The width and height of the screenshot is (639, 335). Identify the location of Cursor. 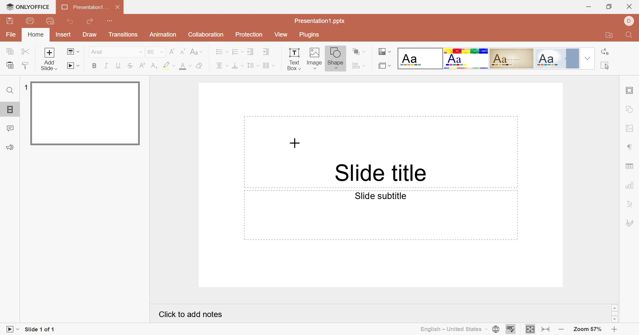
(294, 143).